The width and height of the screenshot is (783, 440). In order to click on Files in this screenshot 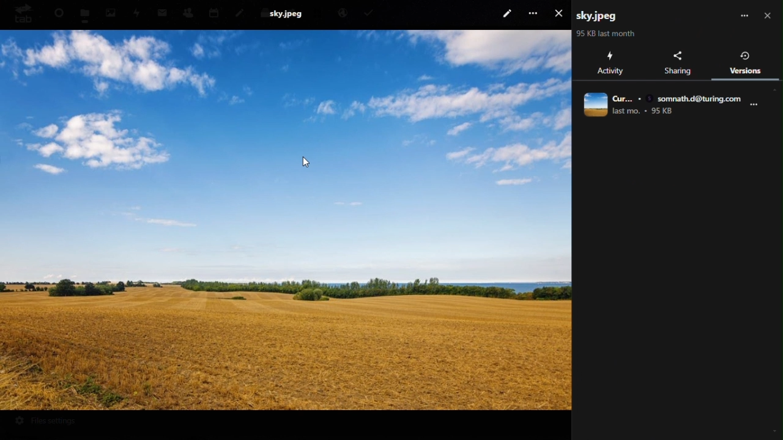, I will do `click(86, 13)`.